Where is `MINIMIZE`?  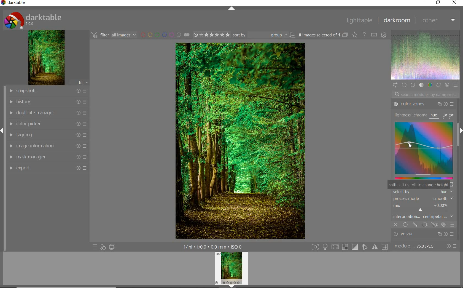 MINIMIZE is located at coordinates (422, 2).